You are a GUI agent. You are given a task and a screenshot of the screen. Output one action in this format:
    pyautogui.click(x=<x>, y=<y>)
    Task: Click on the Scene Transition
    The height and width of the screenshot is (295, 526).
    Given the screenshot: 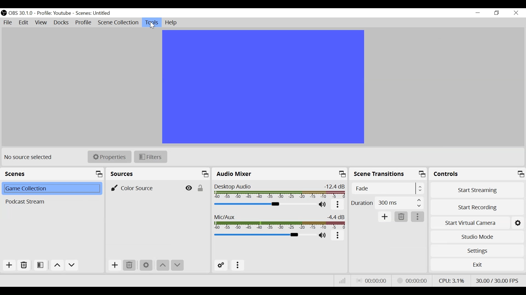 What is the action you would take?
    pyautogui.click(x=388, y=174)
    